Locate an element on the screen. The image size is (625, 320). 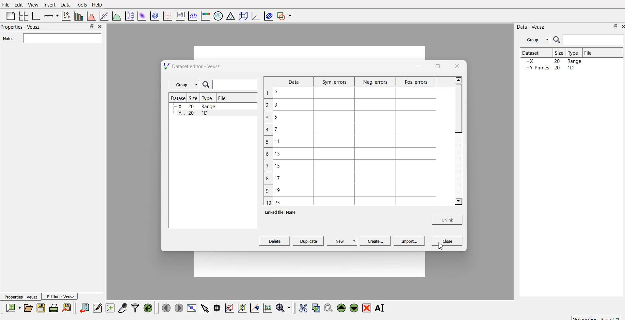
cut the widget is located at coordinates (302, 308).